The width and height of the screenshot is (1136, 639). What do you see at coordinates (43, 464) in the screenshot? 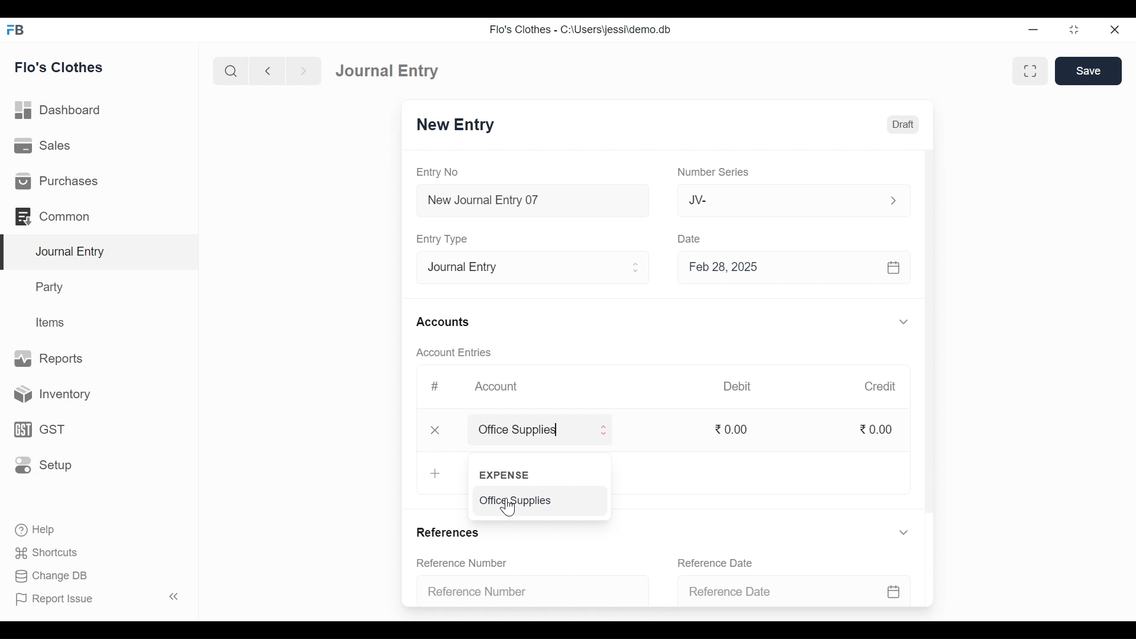
I see `Setup` at bounding box center [43, 464].